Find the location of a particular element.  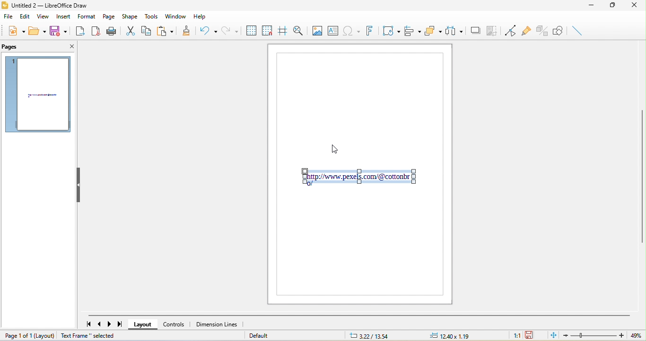

cut is located at coordinates (129, 31).